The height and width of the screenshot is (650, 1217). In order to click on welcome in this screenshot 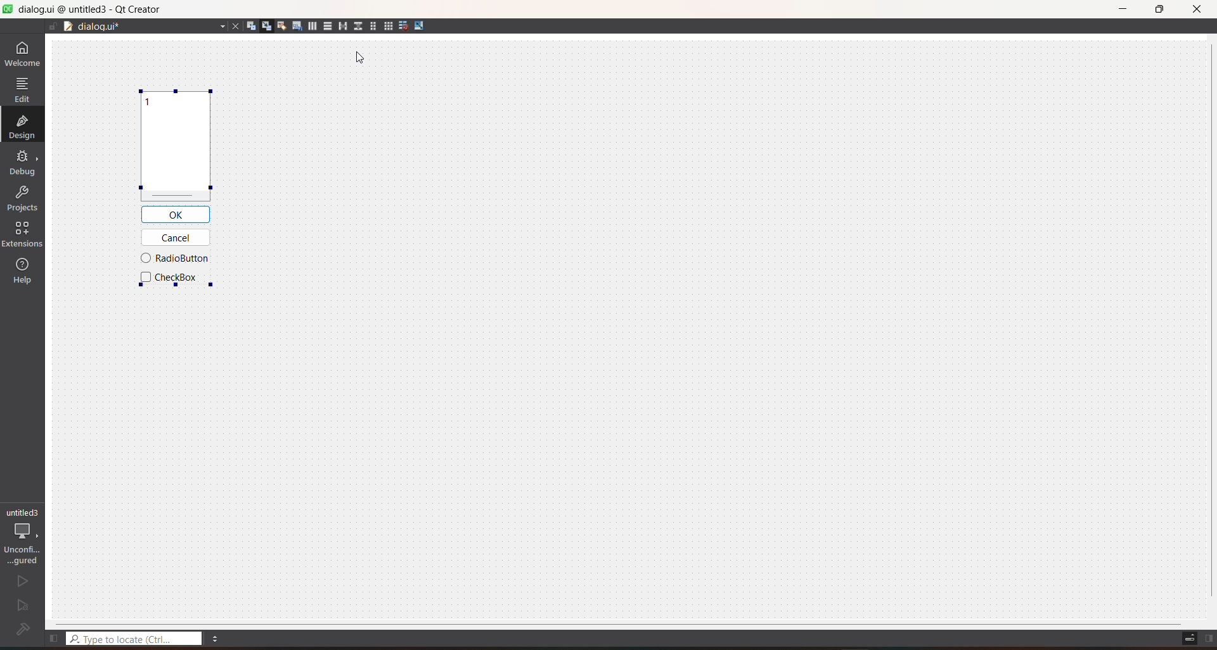, I will do `click(24, 53)`.